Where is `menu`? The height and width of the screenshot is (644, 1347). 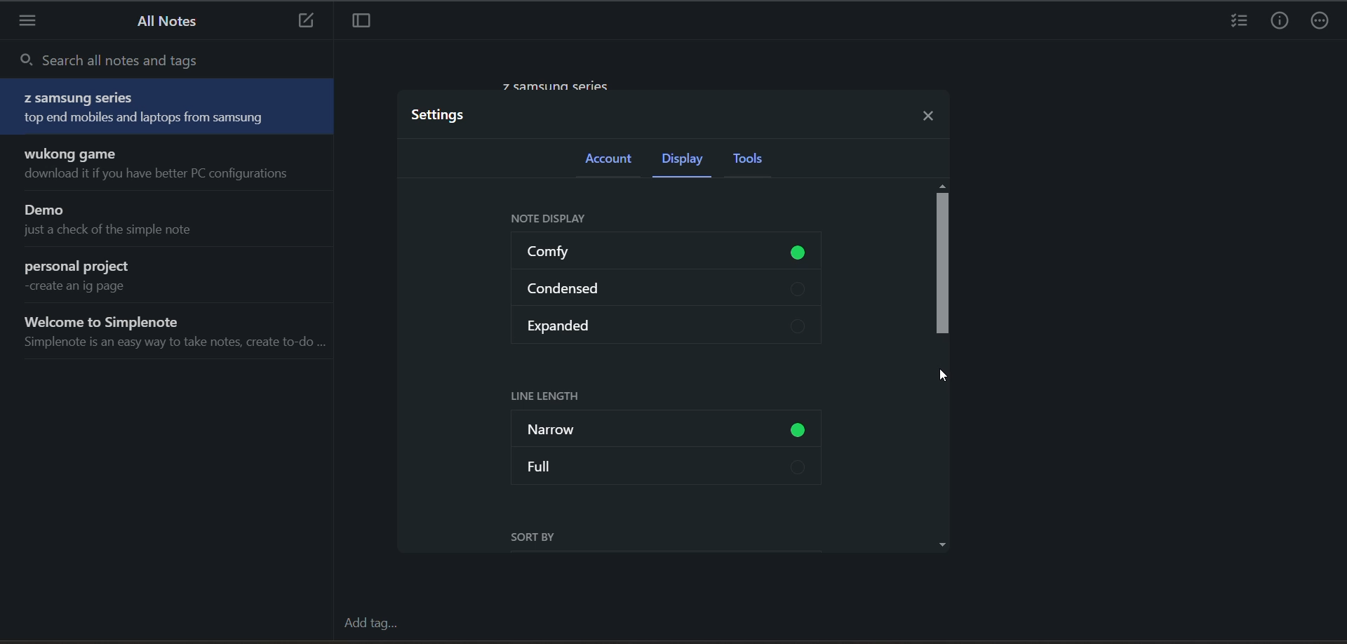
menu is located at coordinates (29, 24).